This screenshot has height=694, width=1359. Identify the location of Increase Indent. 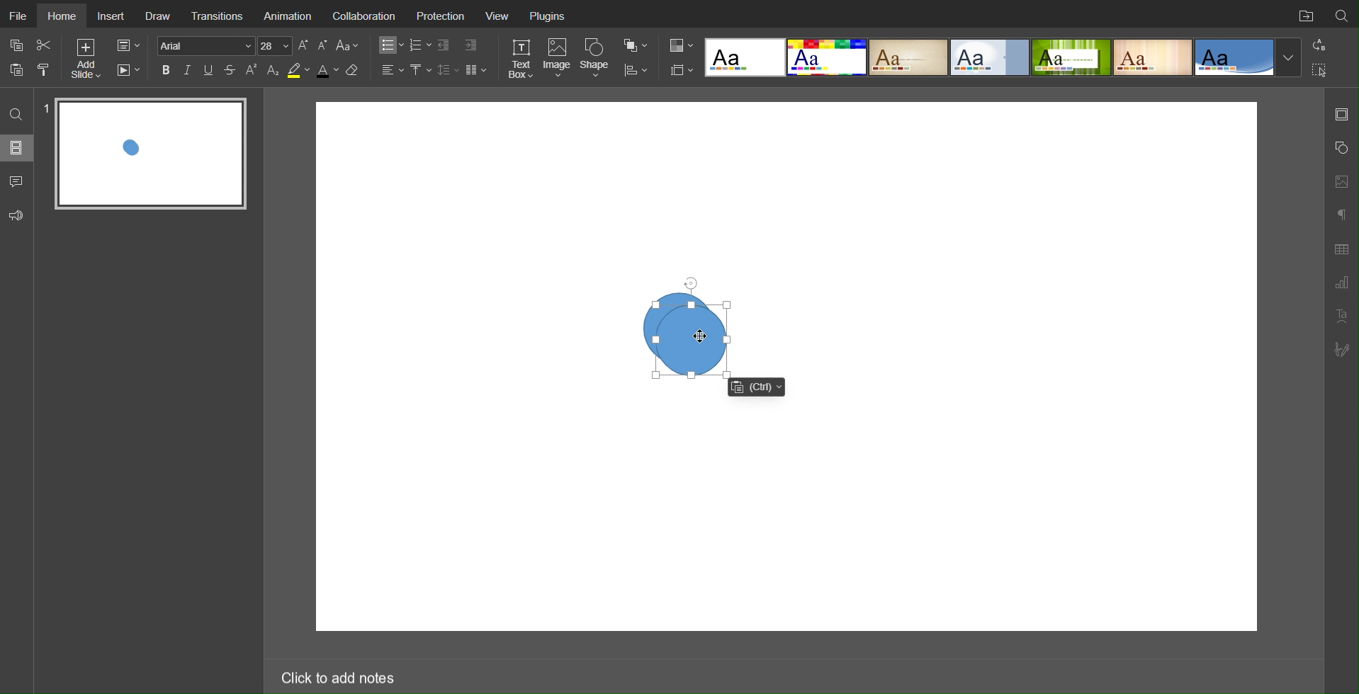
(470, 46).